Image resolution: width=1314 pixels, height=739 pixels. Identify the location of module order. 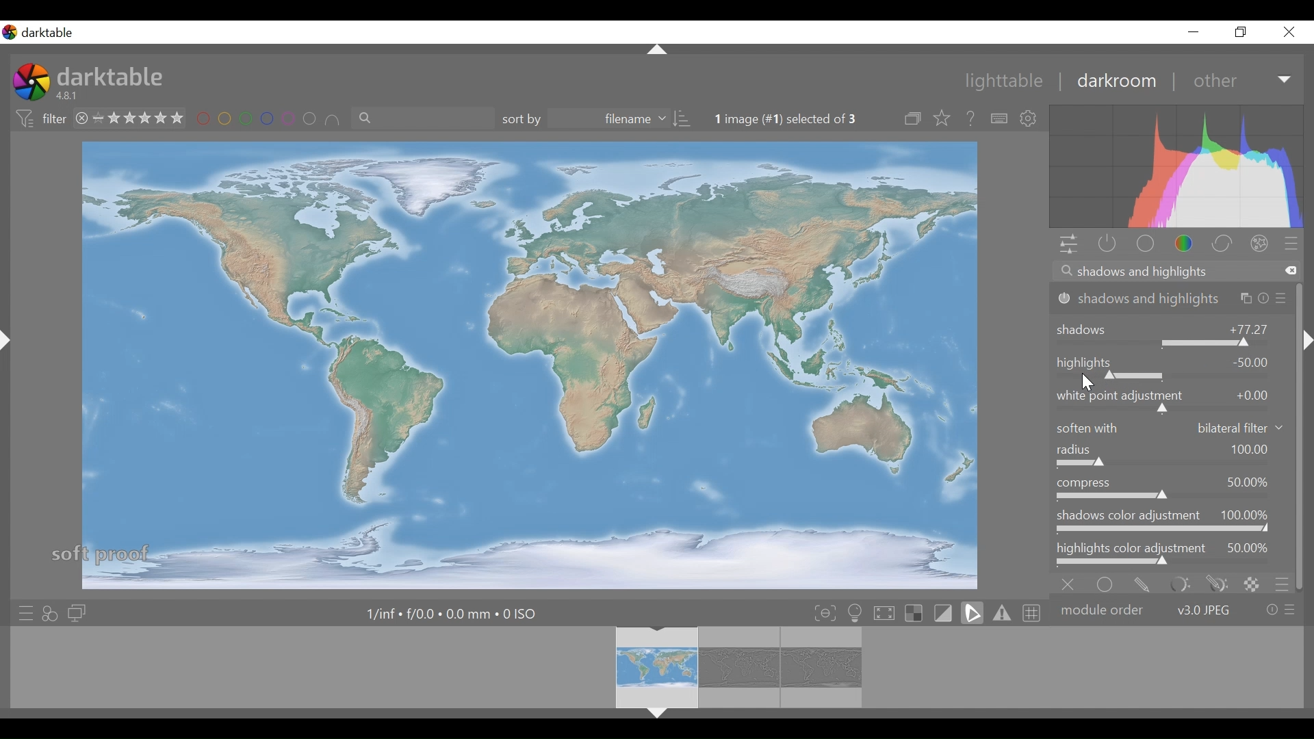
(1178, 609).